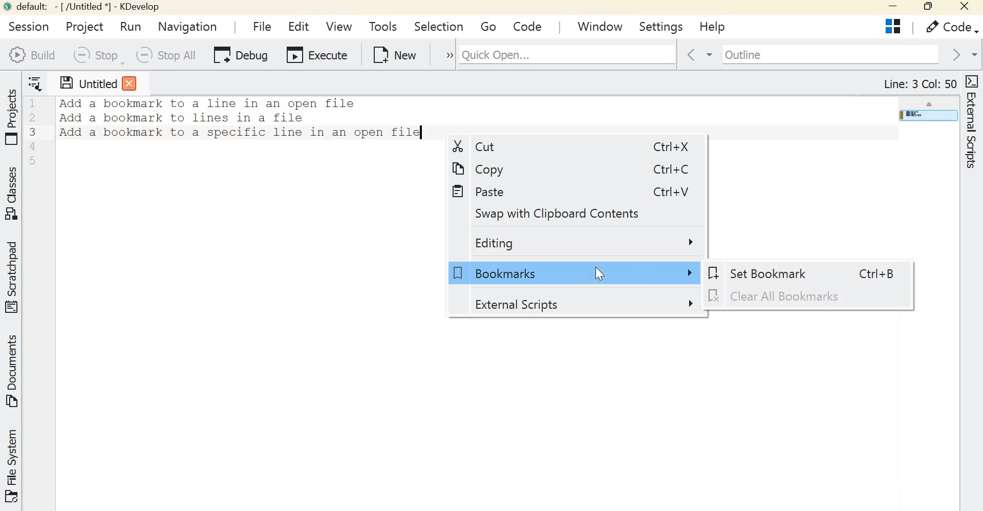  Describe the element at coordinates (382, 26) in the screenshot. I see `Tools` at that location.